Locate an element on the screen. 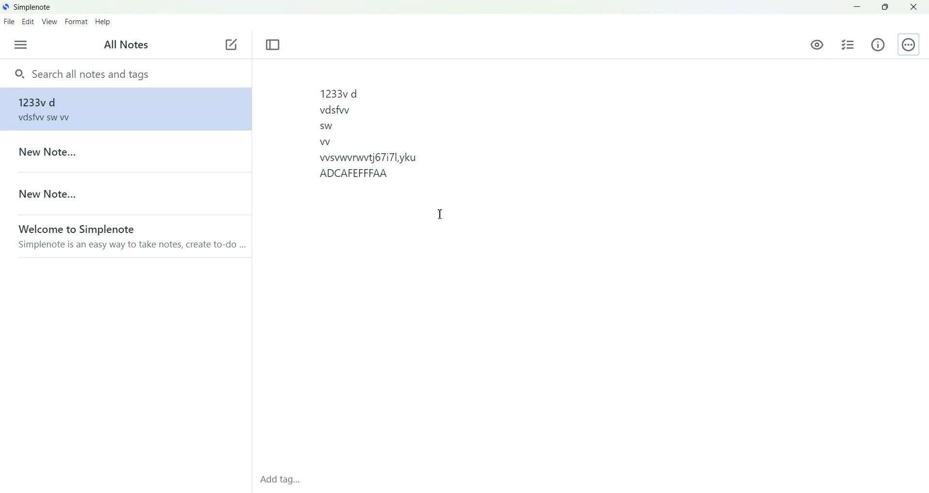  Add tag is located at coordinates (284, 482).